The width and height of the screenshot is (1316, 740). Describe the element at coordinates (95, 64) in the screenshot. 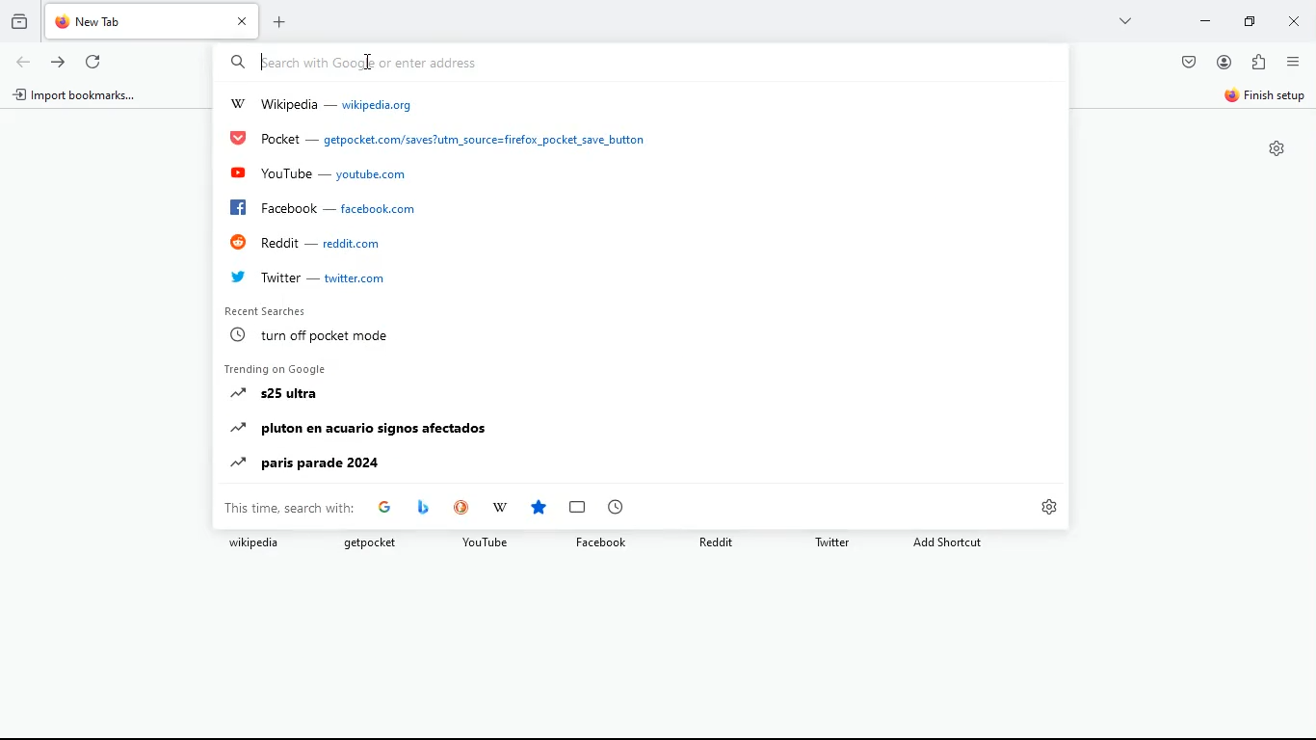

I see `refresh` at that location.